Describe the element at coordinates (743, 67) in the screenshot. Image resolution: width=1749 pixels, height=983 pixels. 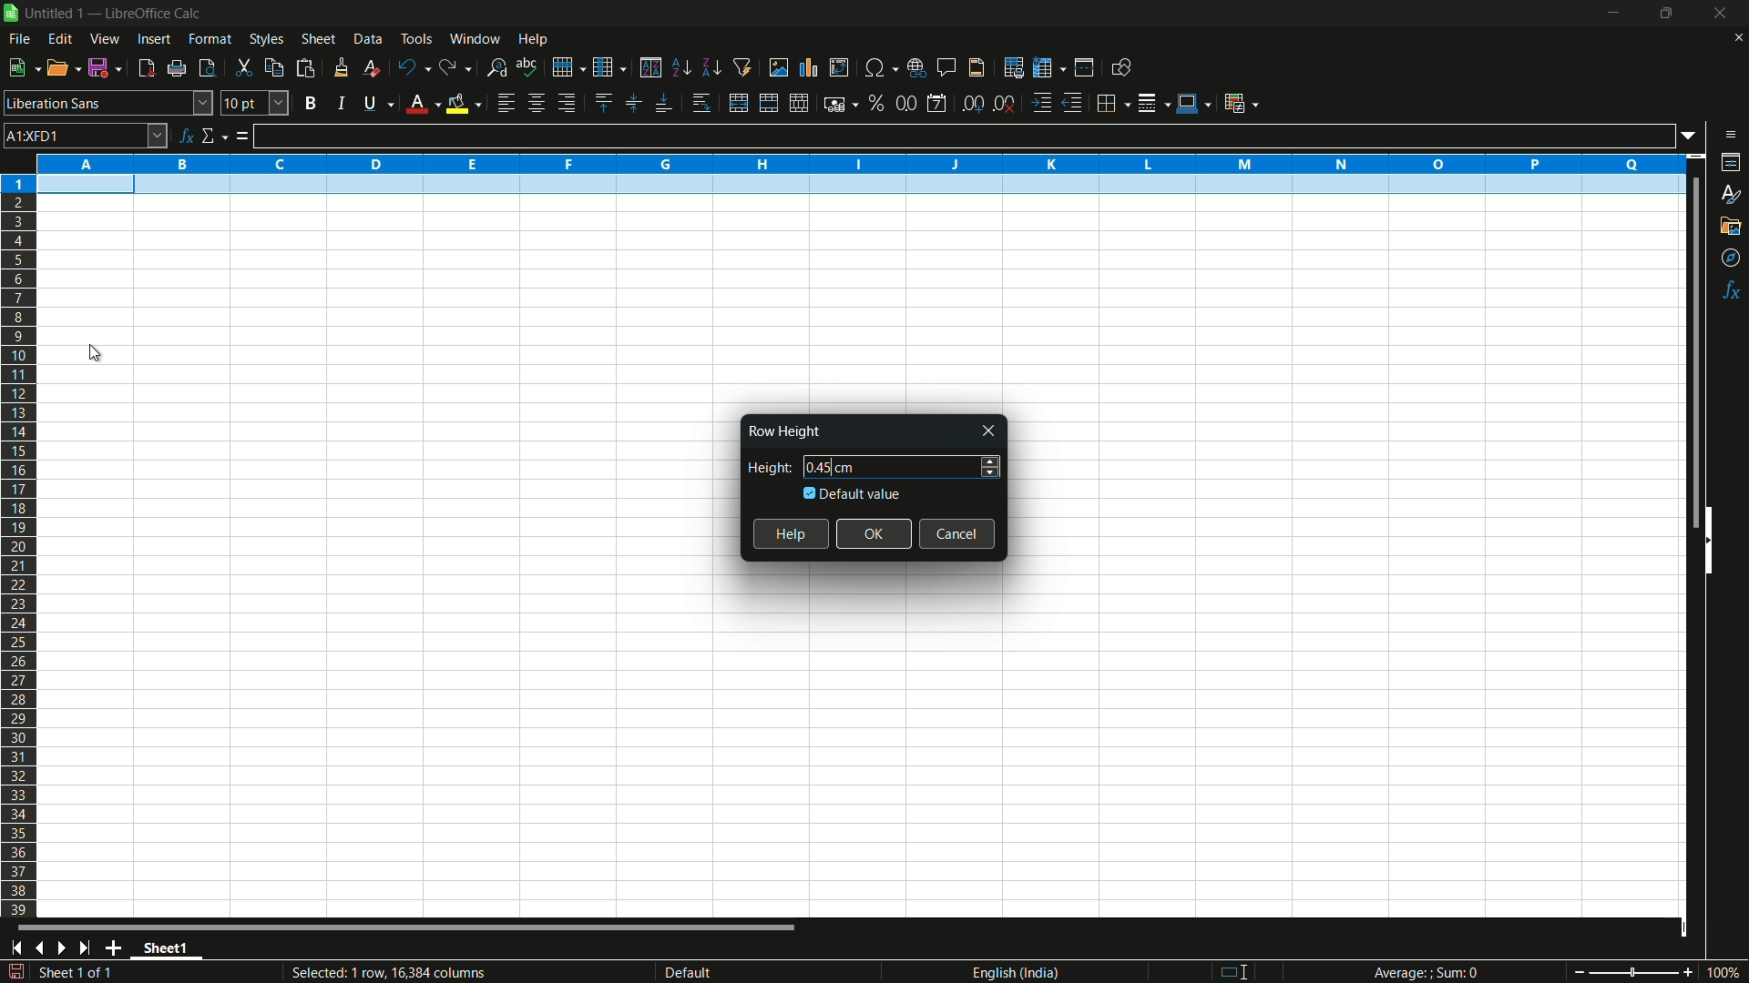
I see `auto filter` at that location.